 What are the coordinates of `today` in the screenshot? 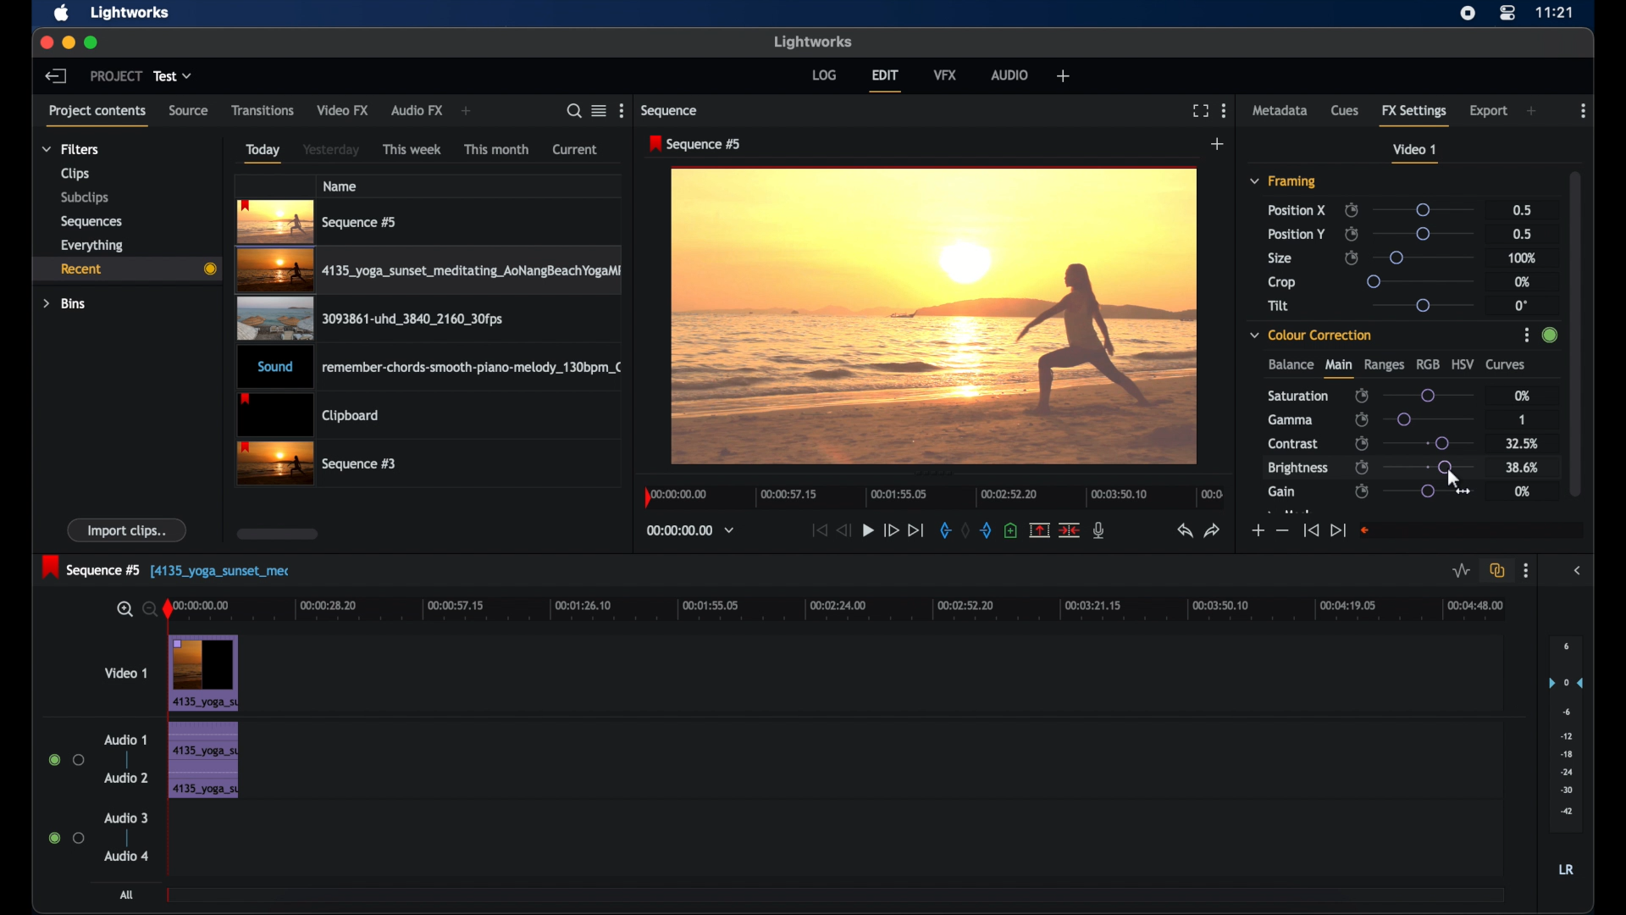 It's located at (263, 153).